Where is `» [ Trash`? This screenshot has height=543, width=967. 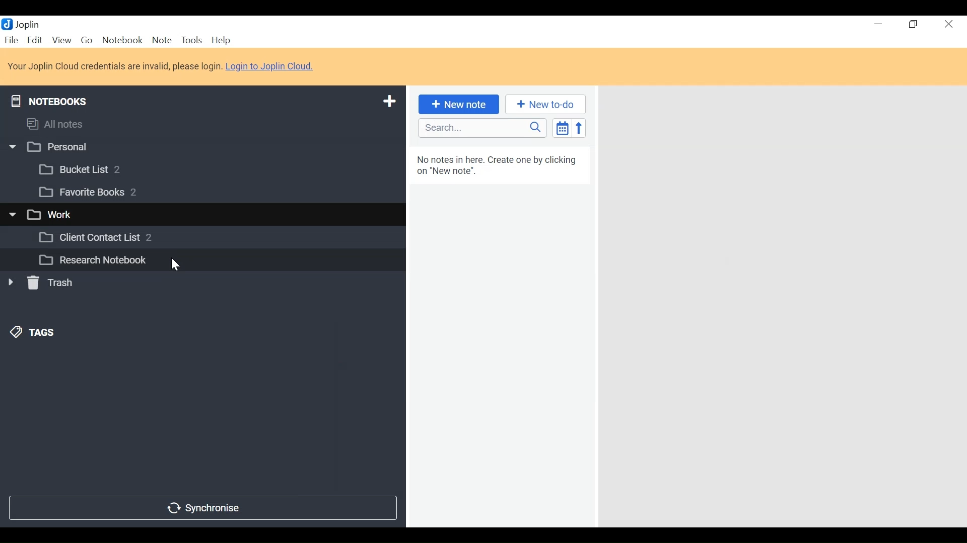
» [ Trash is located at coordinates (53, 283).